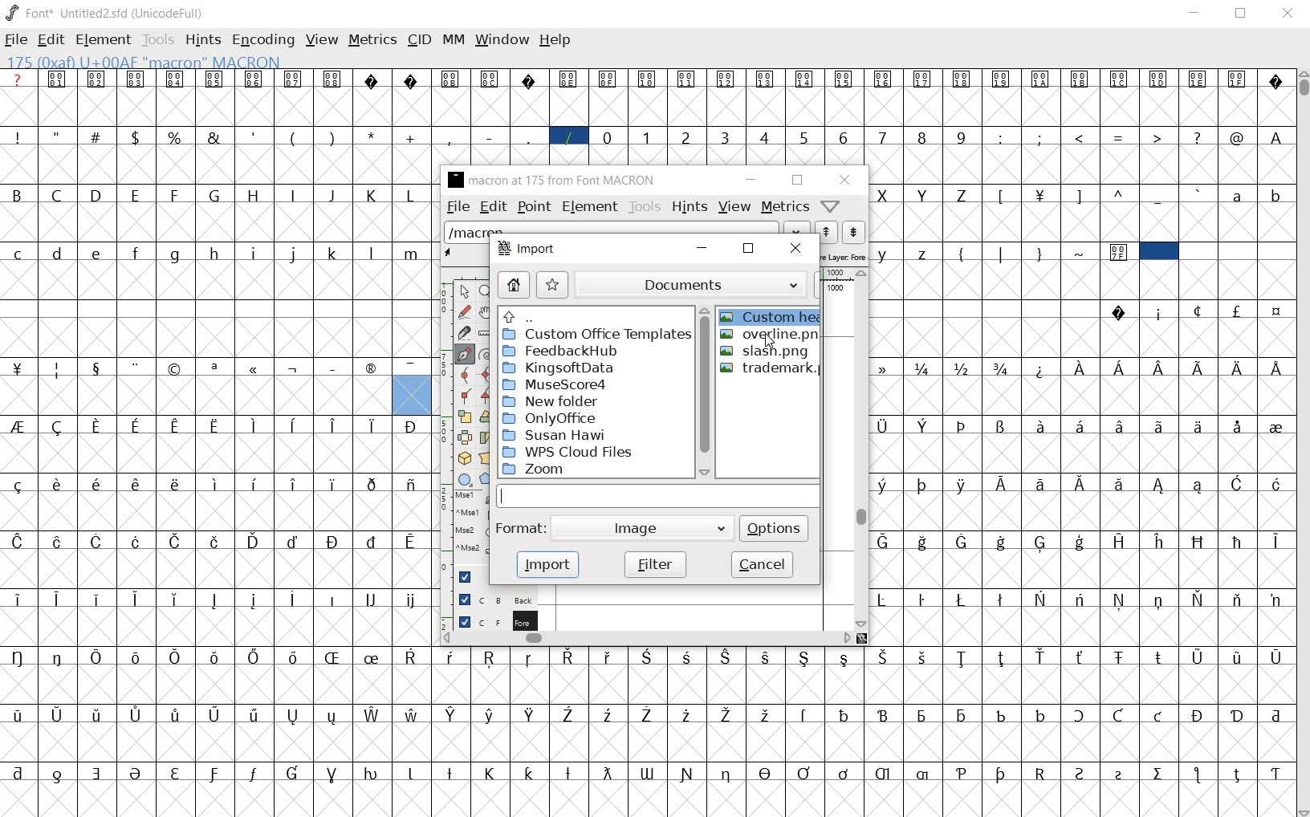 This screenshot has width=1310, height=817. I want to click on Symbol, so click(1158, 483).